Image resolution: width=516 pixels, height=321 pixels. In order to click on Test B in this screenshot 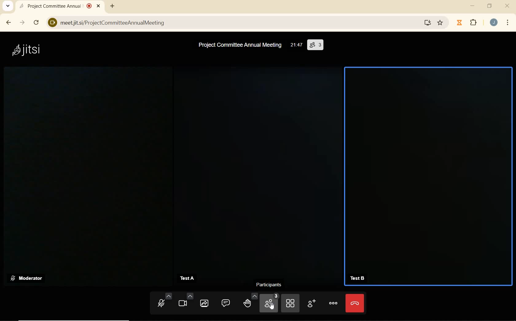, I will do `click(358, 279)`.